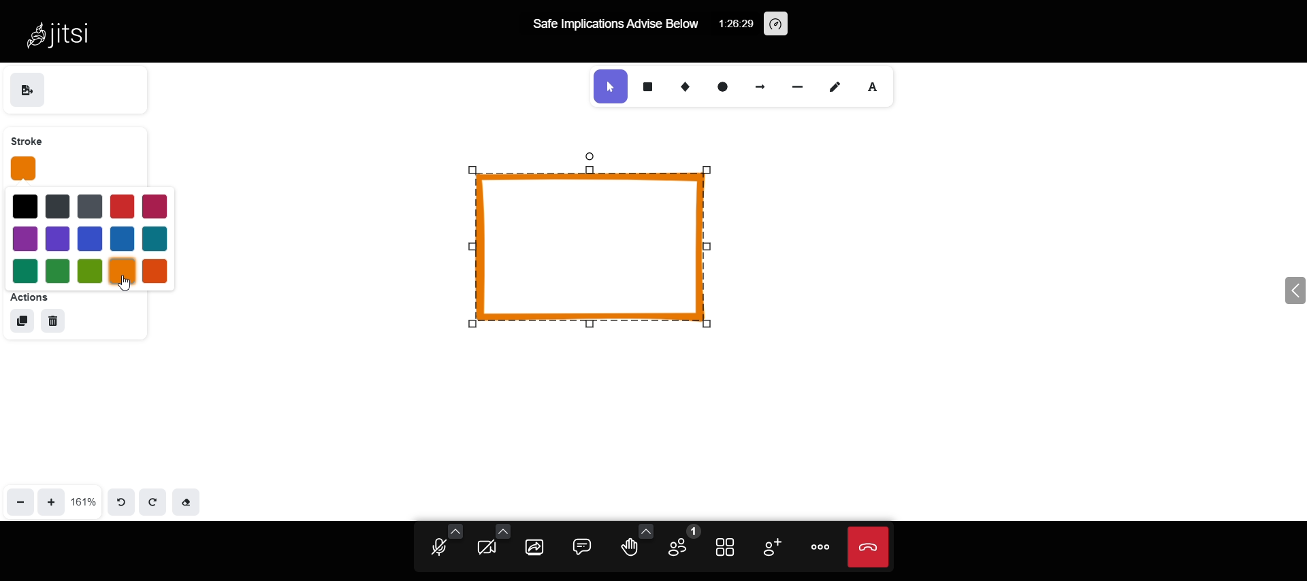 The height and width of the screenshot is (581, 1307). I want to click on stroke, so click(33, 141).